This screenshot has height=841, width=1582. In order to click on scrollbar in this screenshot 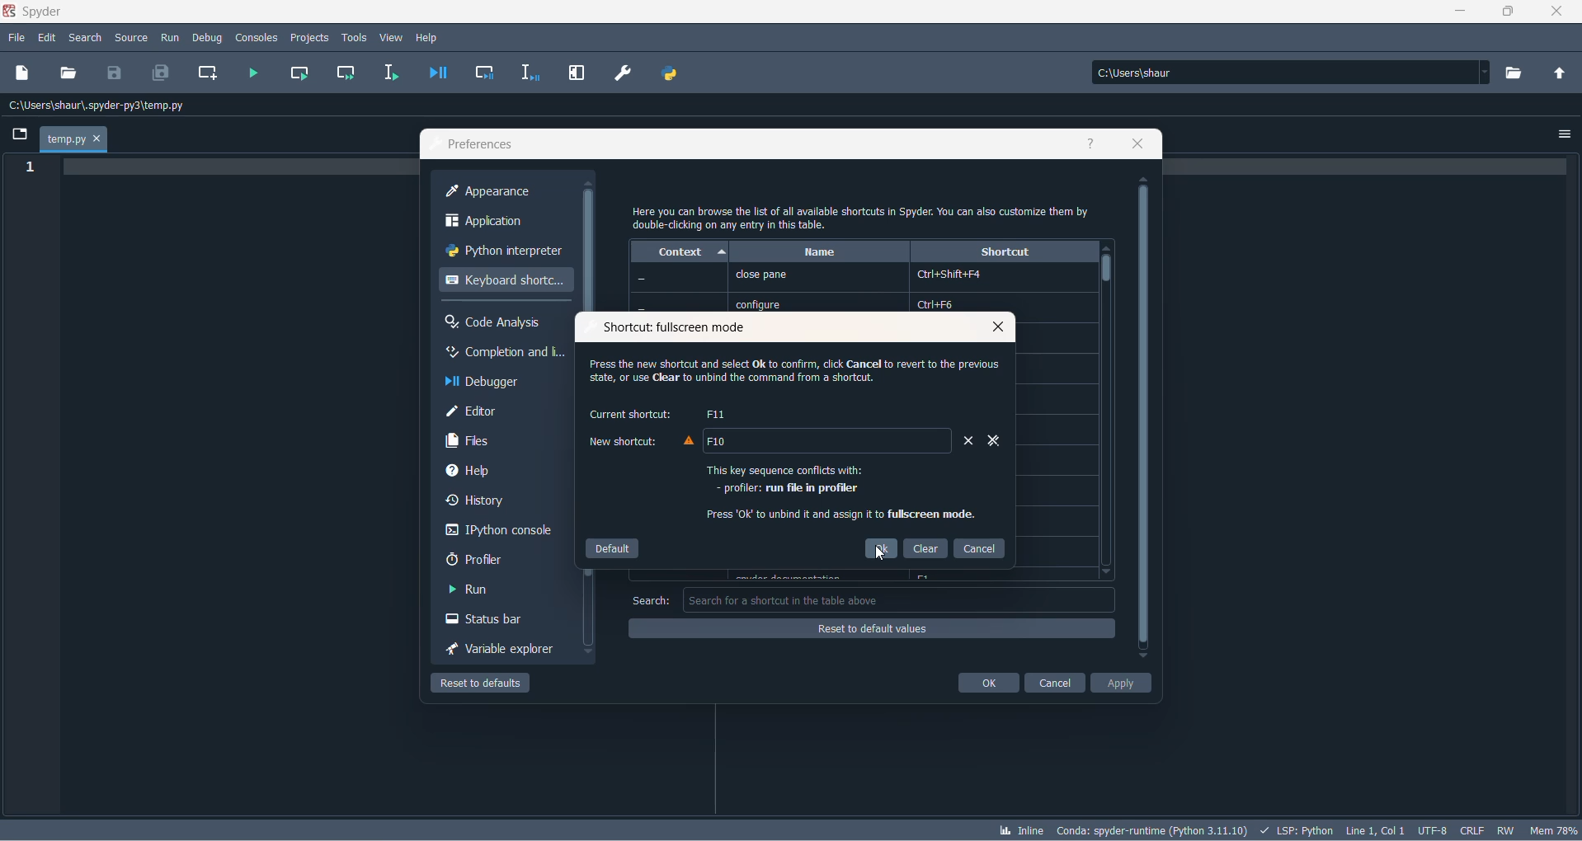, I will do `click(592, 251)`.